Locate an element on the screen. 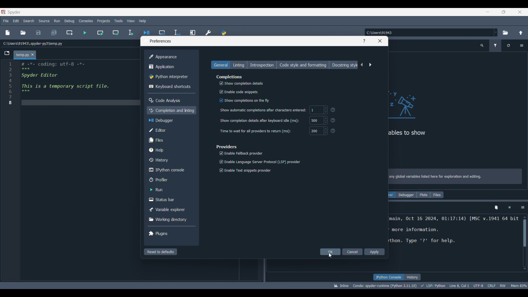  Remove variables from namespace is located at coordinates (496, 208).